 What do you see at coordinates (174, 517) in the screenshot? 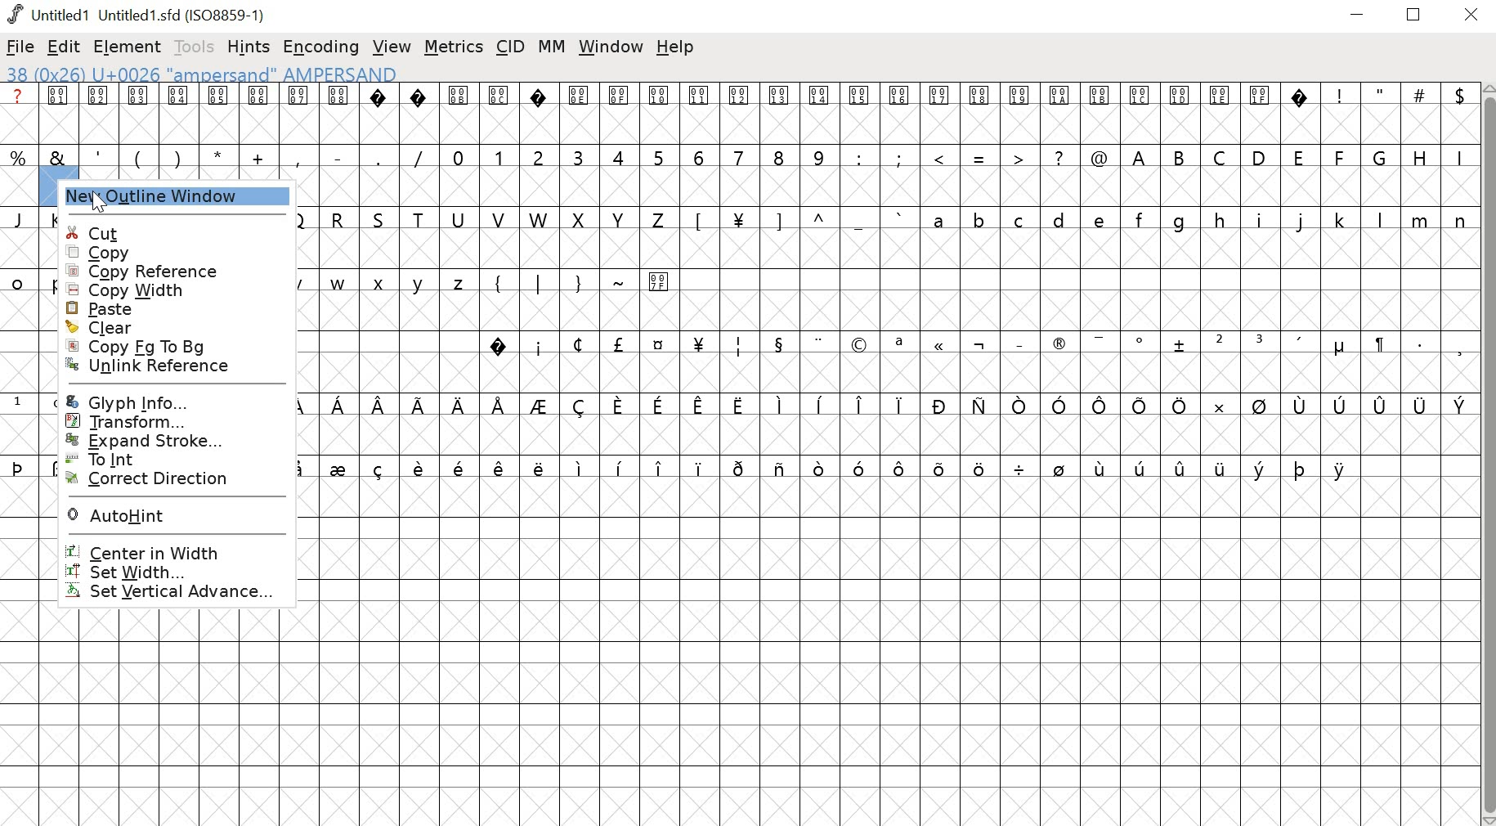
I see `auto hint` at bounding box center [174, 517].